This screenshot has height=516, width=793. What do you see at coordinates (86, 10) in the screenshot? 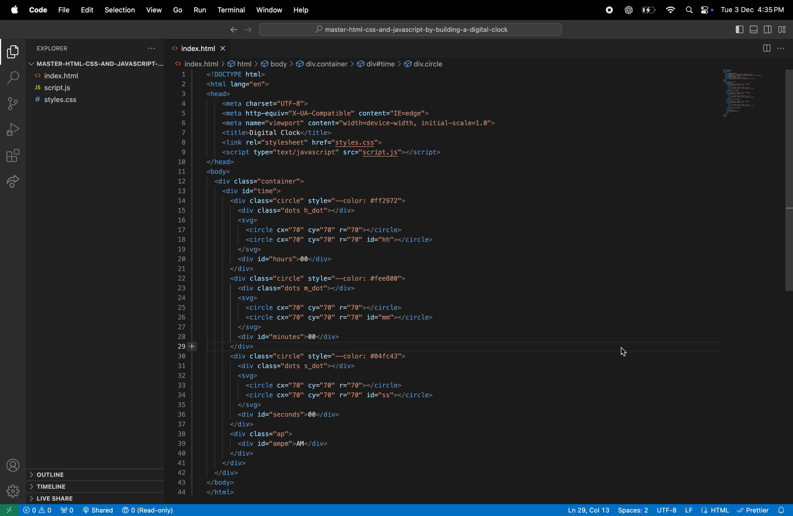
I see `edit` at bounding box center [86, 10].